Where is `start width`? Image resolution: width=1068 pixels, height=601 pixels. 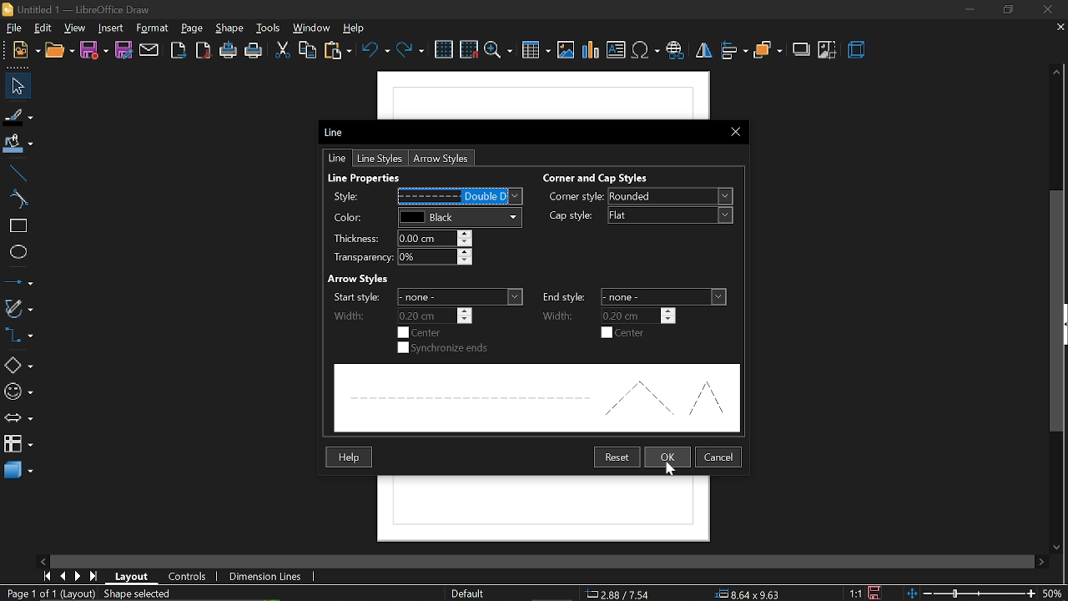
start width is located at coordinates (399, 314).